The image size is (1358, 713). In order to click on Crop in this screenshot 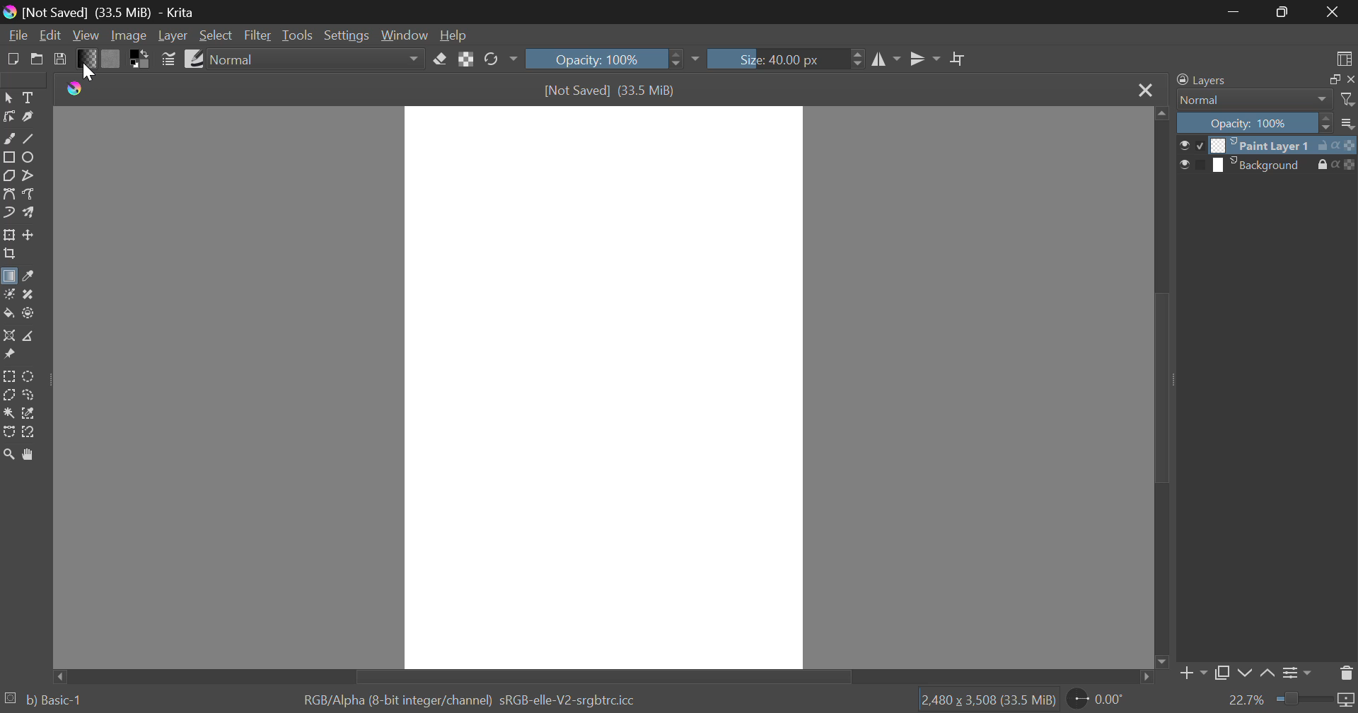, I will do `click(958, 59)`.